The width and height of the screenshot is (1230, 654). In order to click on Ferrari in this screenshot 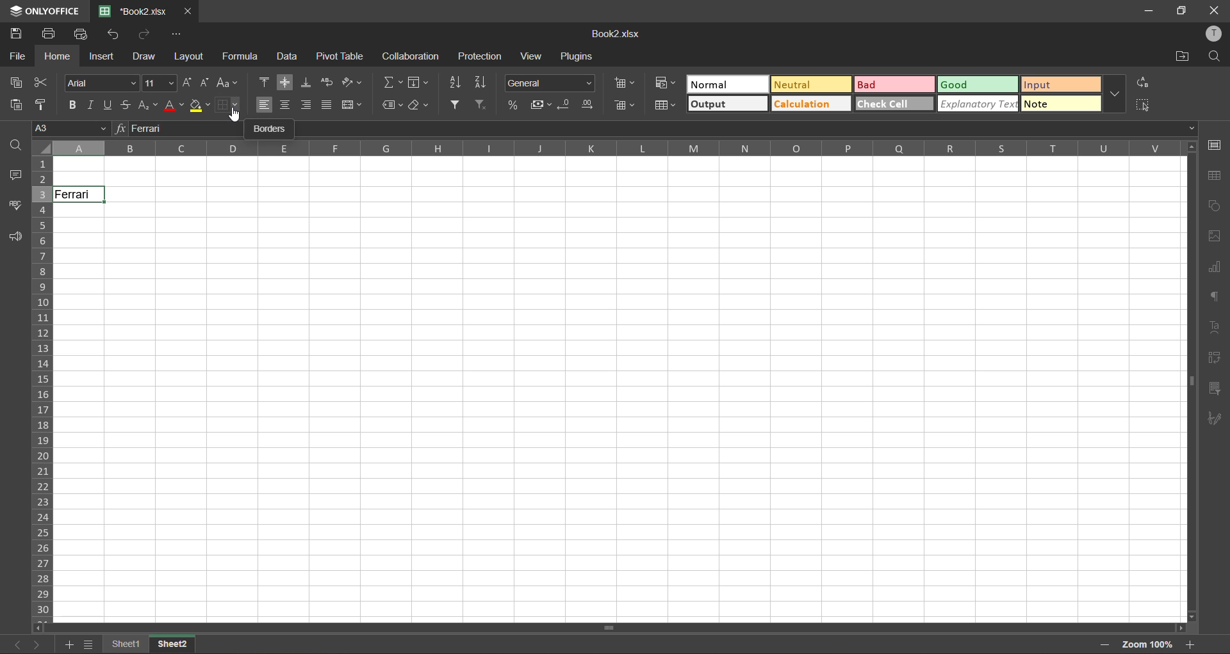, I will do `click(84, 195)`.